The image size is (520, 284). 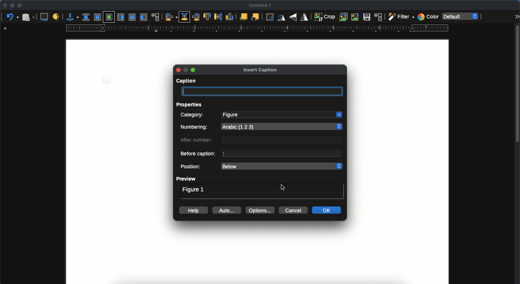 I want to click on insert caption, so click(x=44, y=17).